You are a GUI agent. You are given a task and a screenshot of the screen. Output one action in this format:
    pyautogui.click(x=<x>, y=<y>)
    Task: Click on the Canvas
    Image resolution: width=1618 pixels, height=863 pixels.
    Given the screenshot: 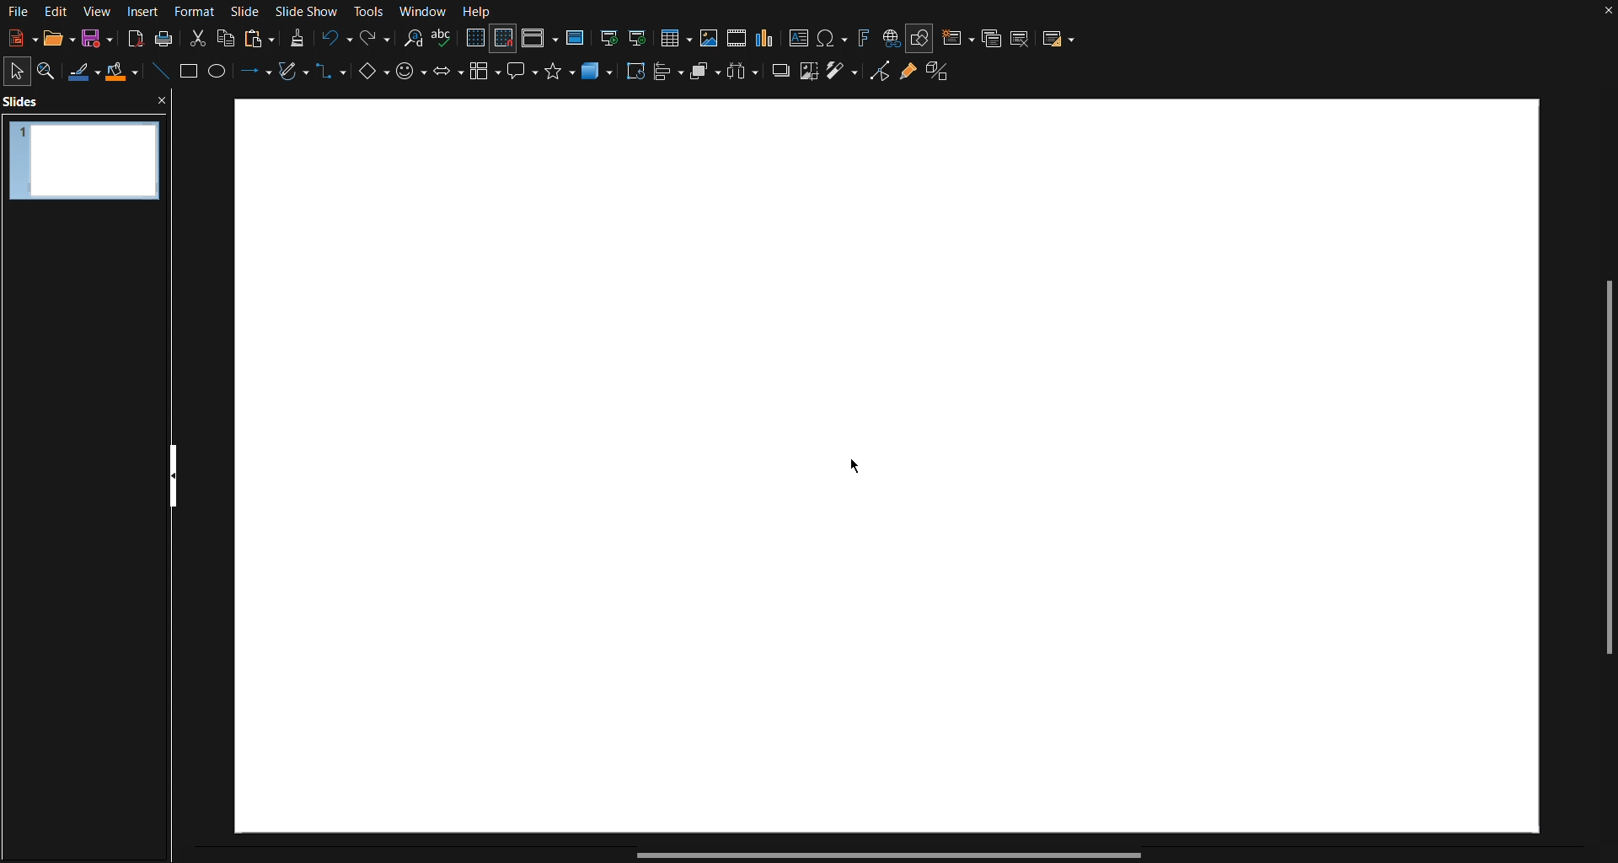 What is the action you would take?
    pyautogui.click(x=888, y=467)
    